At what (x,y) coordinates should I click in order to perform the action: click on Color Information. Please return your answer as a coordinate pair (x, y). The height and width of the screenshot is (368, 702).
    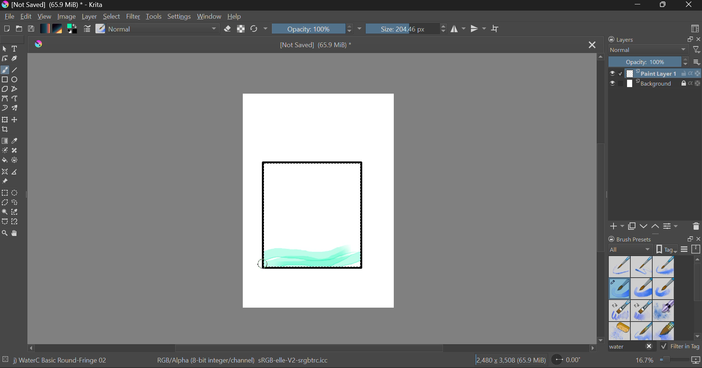
    Looking at the image, I should click on (242, 361).